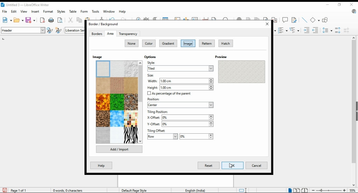 The image size is (358, 193). What do you see at coordinates (147, 18) in the screenshot?
I see `check spelling` at bounding box center [147, 18].